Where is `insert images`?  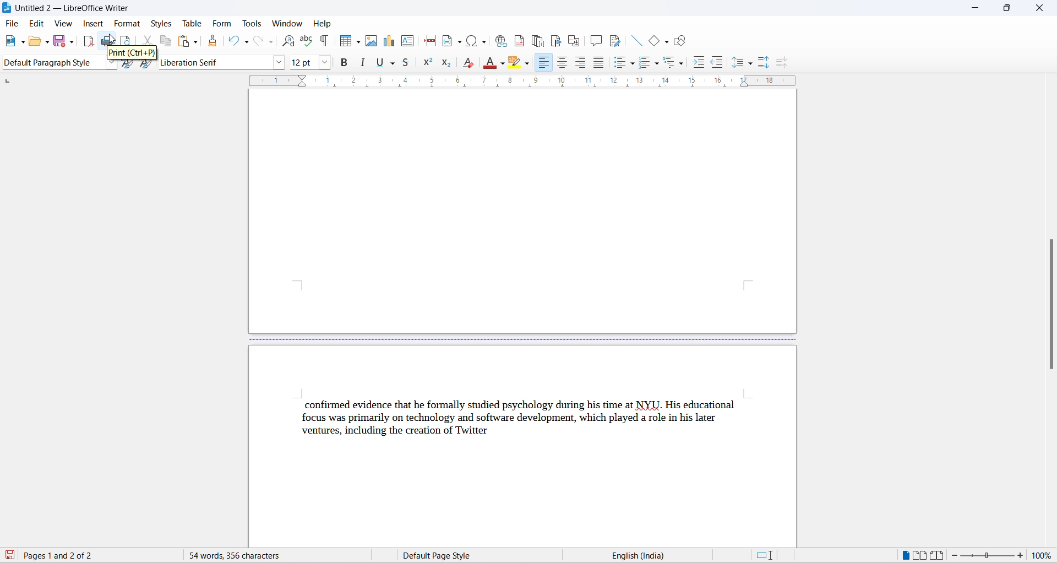
insert images is located at coordinates (373, 41).